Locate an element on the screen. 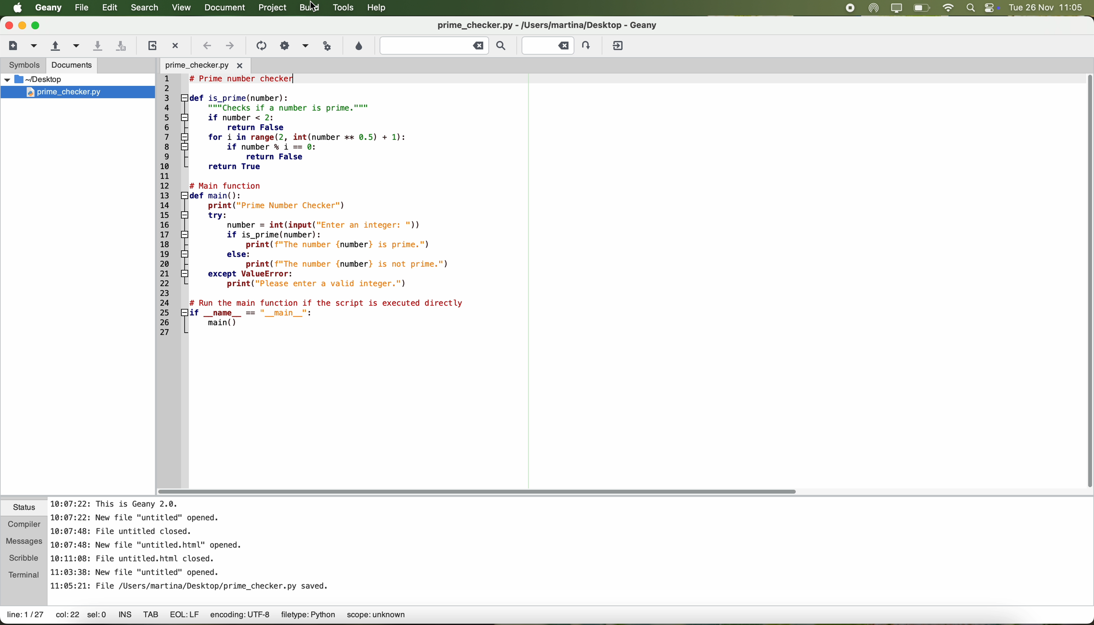 Image resolution: width=1094 pixels, height=625 pixels. save all open files is located at coordinates (123, 45).